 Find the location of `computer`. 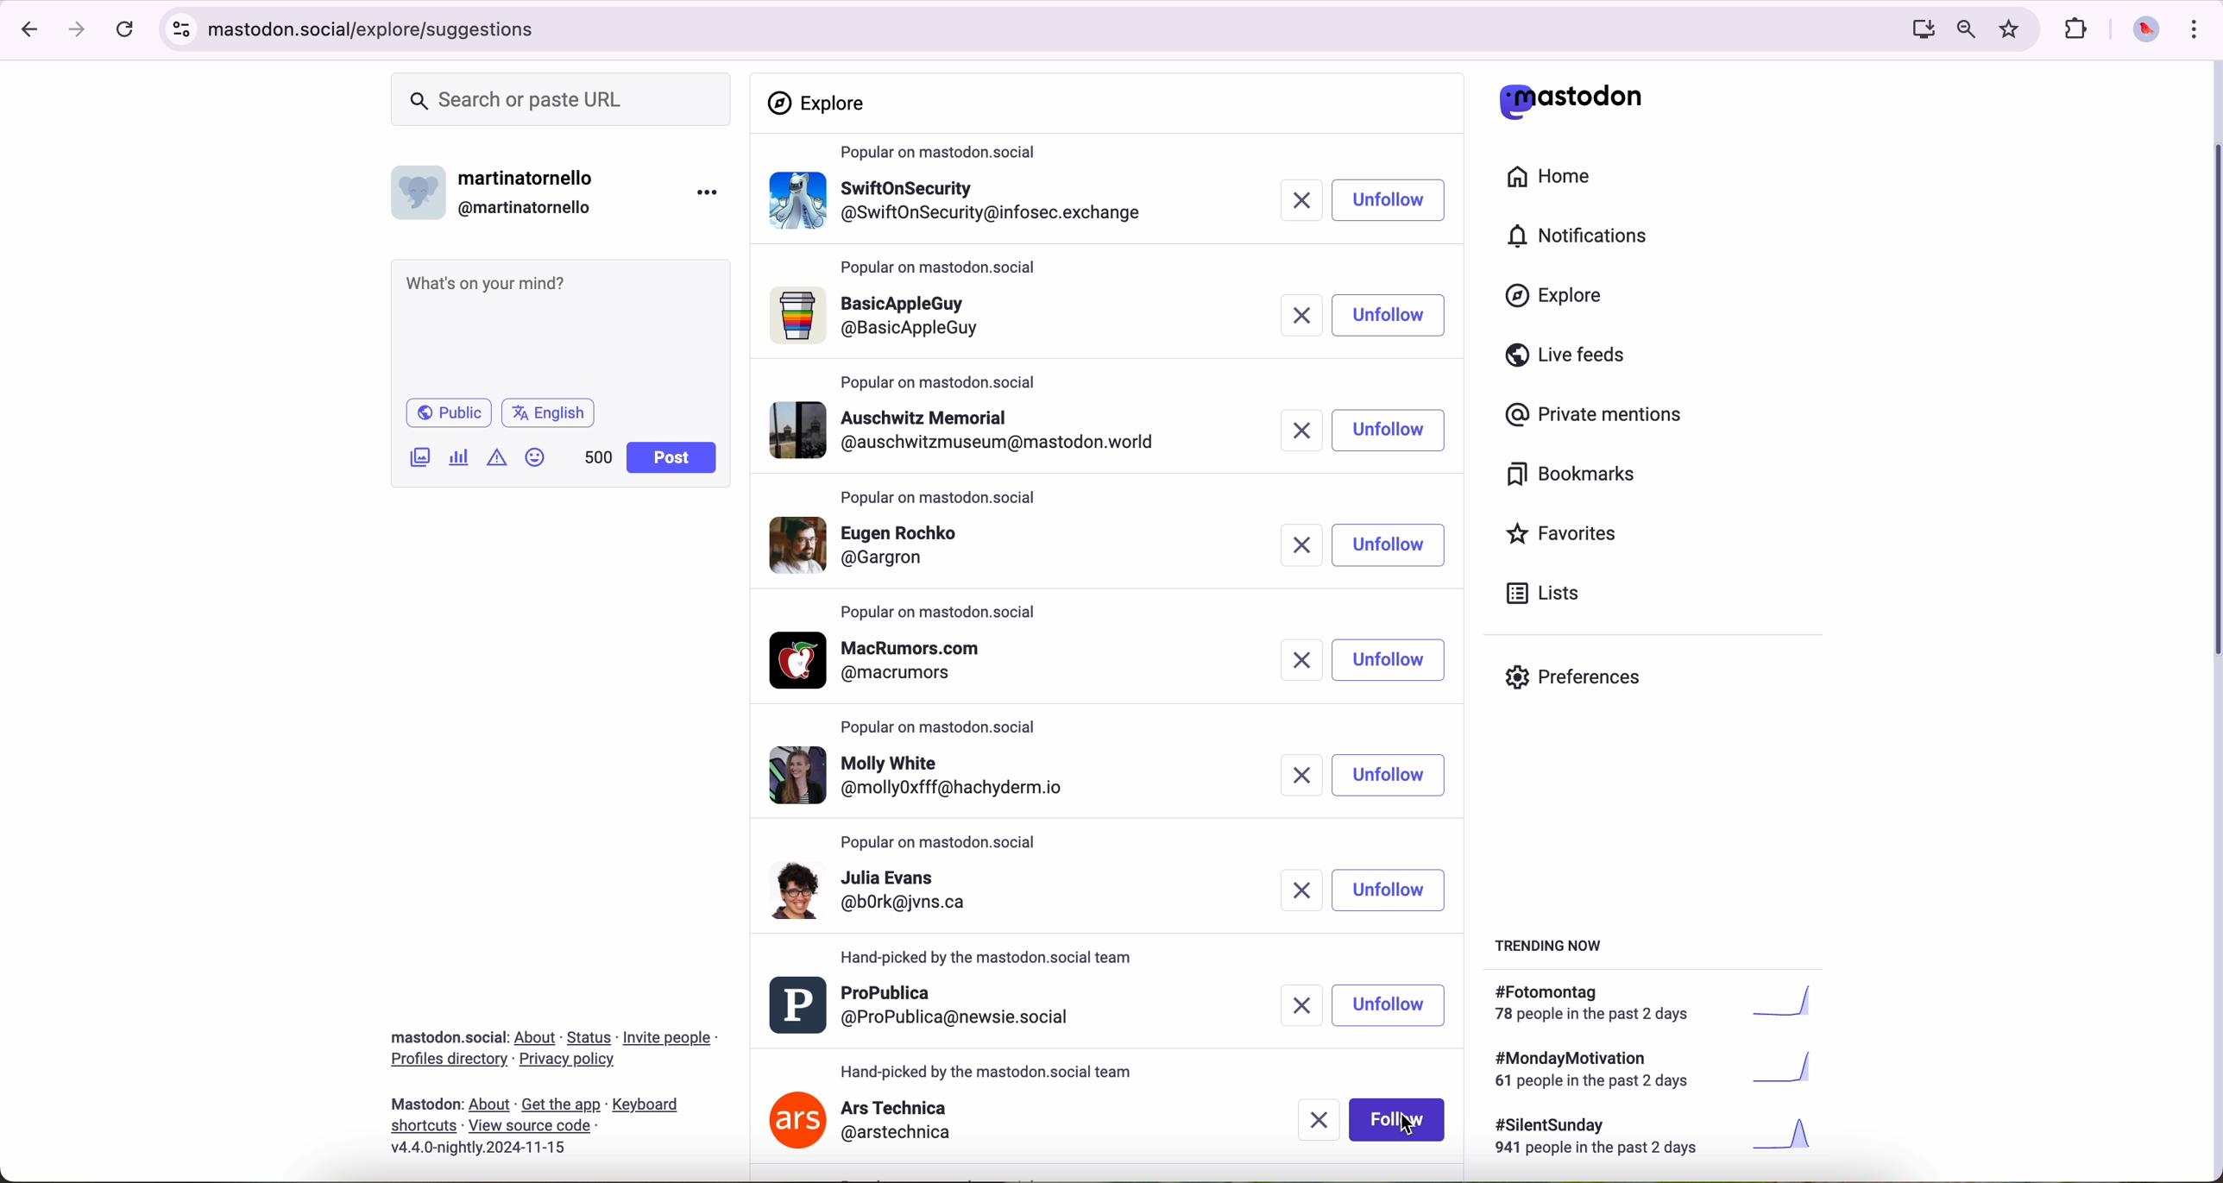

computer is located at coordinates (1916, 28).